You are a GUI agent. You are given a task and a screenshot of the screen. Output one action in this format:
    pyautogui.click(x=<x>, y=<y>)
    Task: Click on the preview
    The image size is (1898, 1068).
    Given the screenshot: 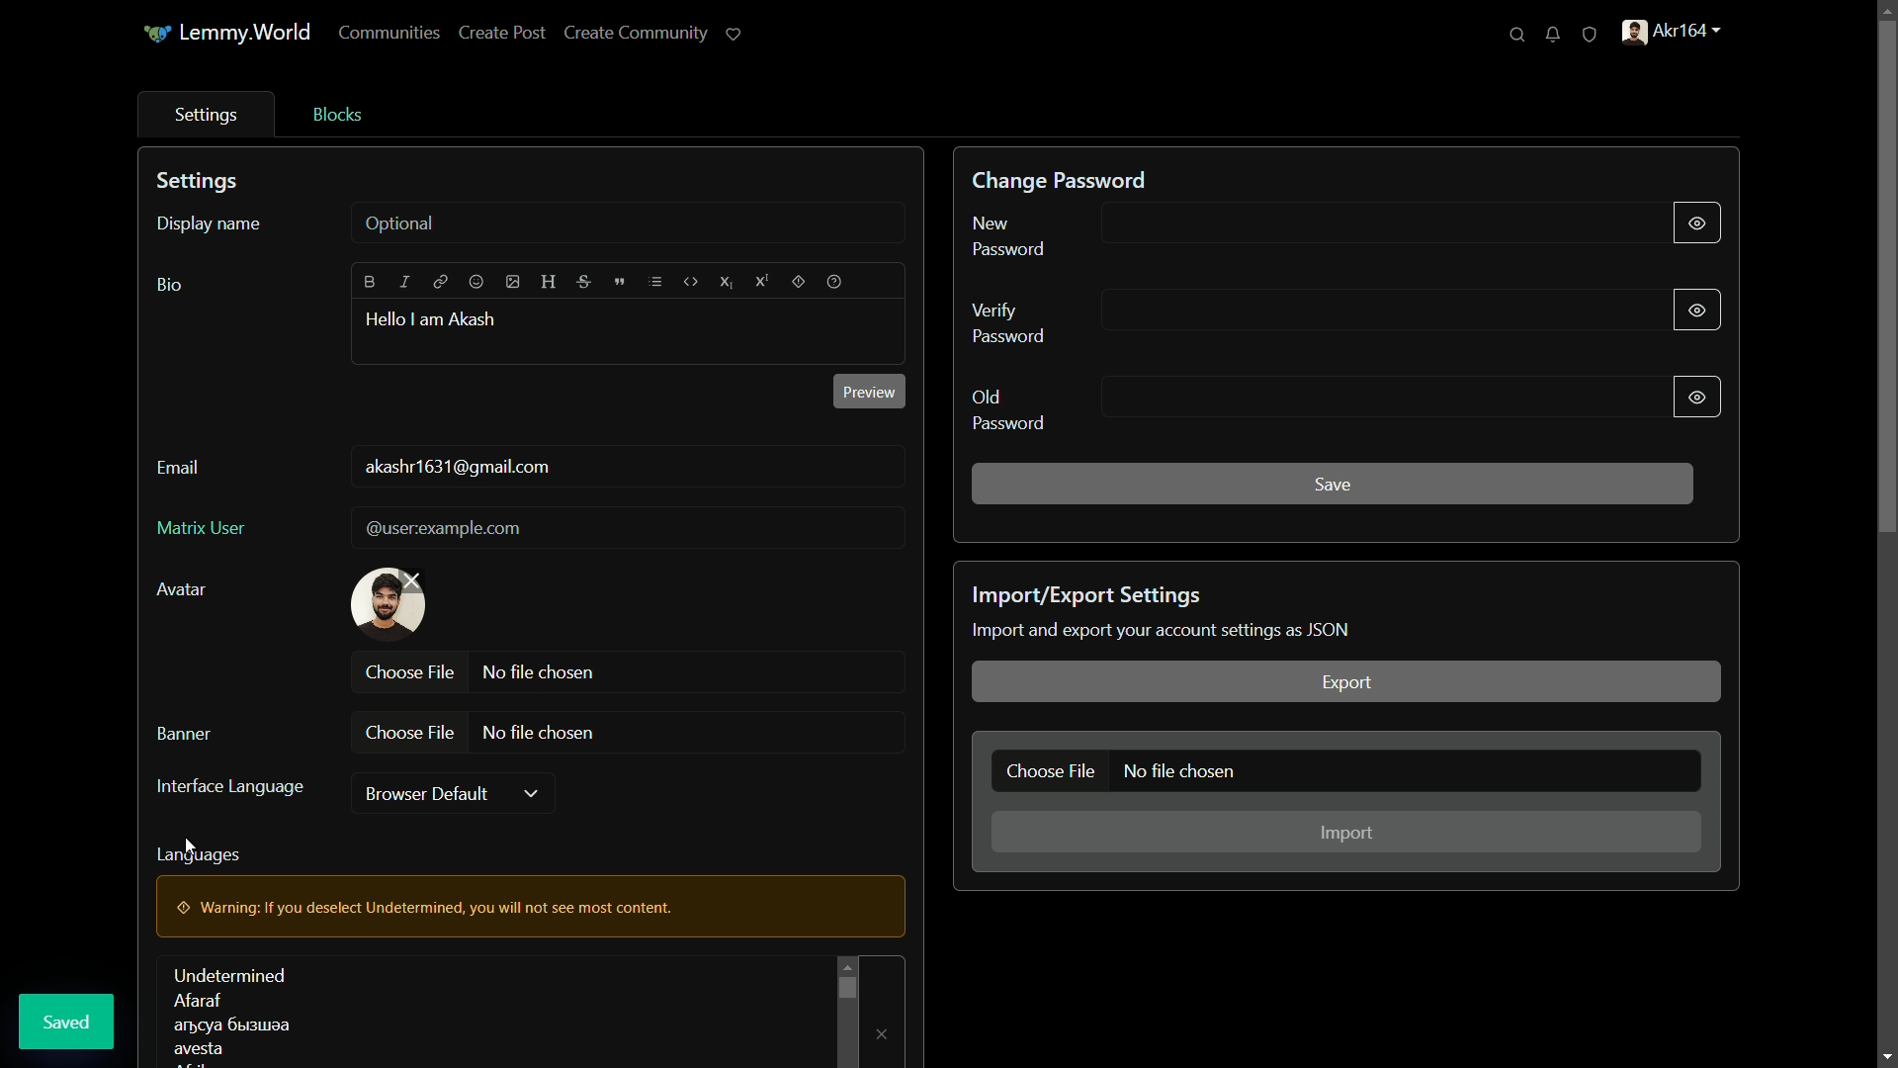 What is the action you would take?
    pyautogui.click(x=870, y=392)
    